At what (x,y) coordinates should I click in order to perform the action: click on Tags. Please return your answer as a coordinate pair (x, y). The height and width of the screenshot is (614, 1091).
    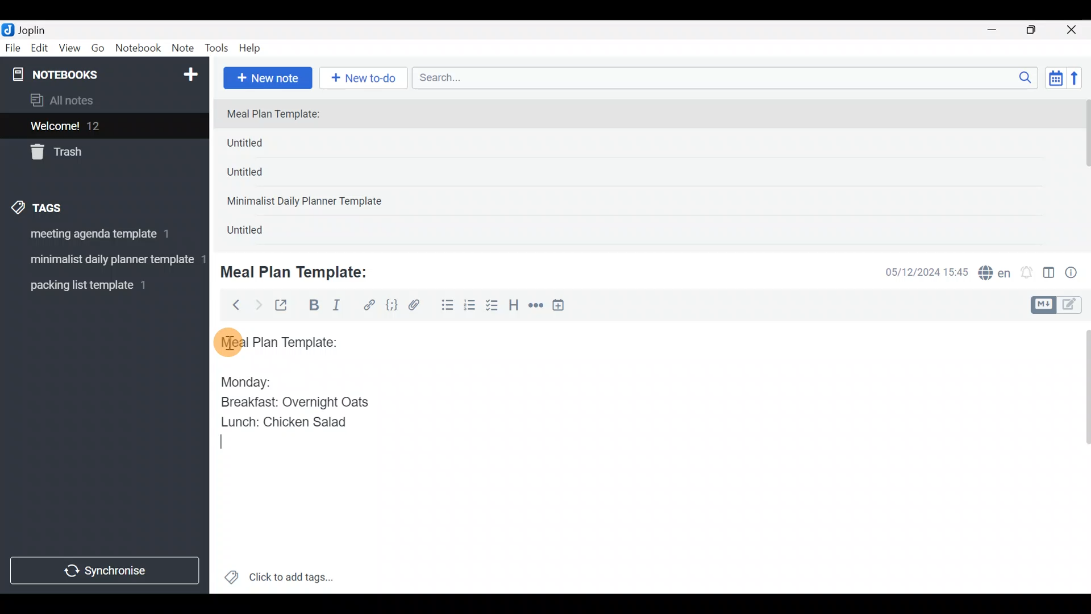
    Looking at the image, I should click on (64, 206).